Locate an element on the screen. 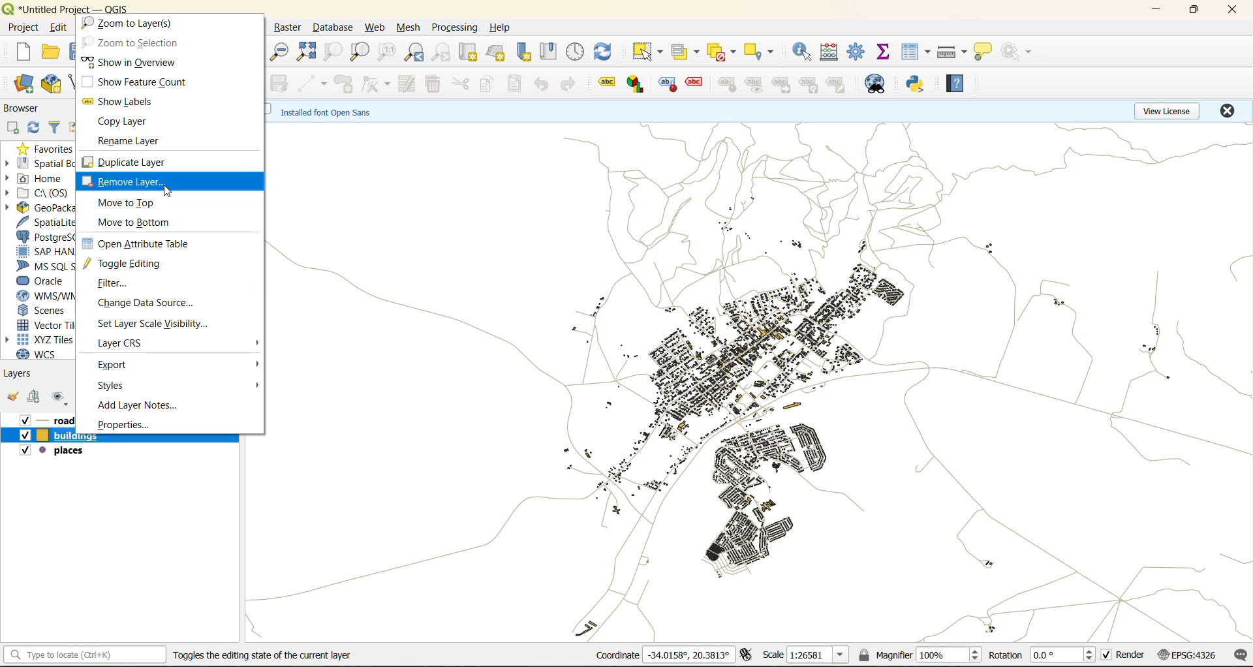 This screenshot has width=1253, height=667. coordinates is located at coordinates (665, 654).